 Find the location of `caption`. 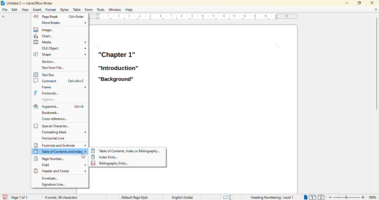

caption is located at coordinates (48, 99).